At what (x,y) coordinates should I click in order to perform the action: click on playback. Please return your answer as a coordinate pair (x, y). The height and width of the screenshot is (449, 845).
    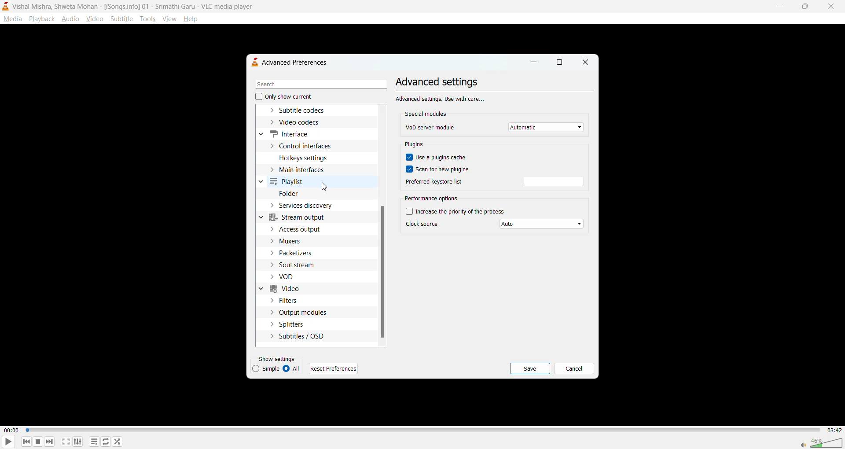
    Looking at the image, I should click on (41, 18).